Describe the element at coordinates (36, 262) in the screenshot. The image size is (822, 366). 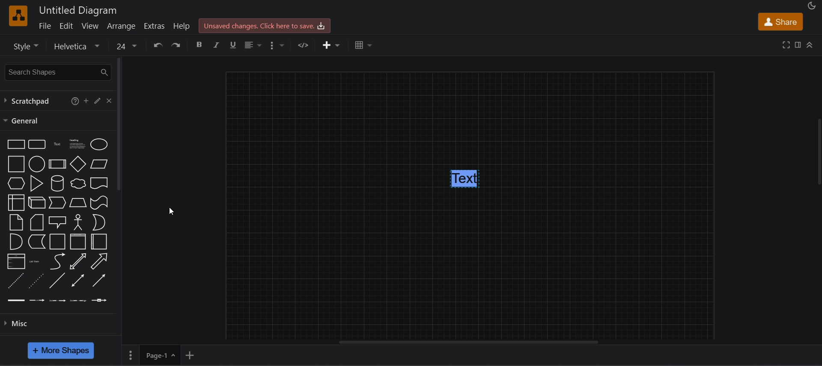
I see `List item` at that location.